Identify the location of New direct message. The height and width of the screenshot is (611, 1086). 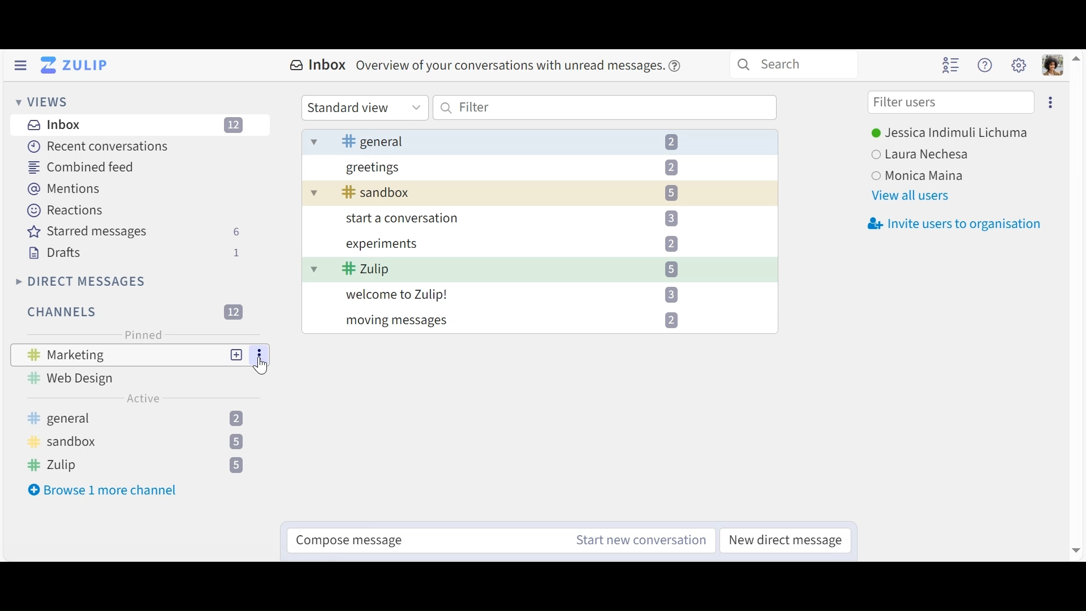
(788, 540).